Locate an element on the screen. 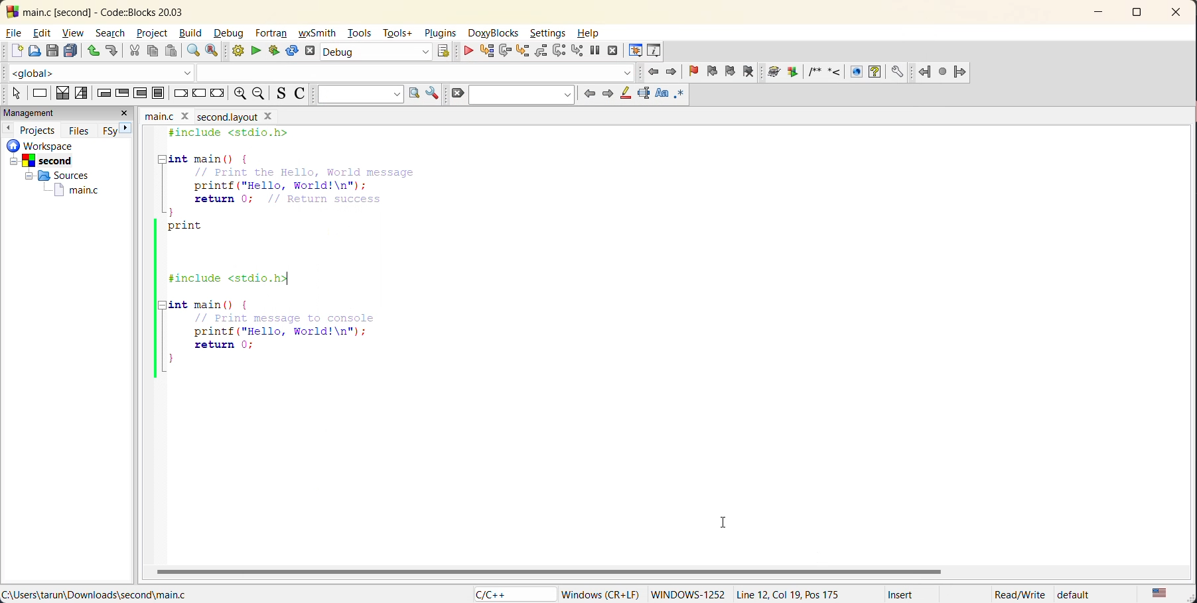  toggle bookmark is located at coordinates (691, 71).